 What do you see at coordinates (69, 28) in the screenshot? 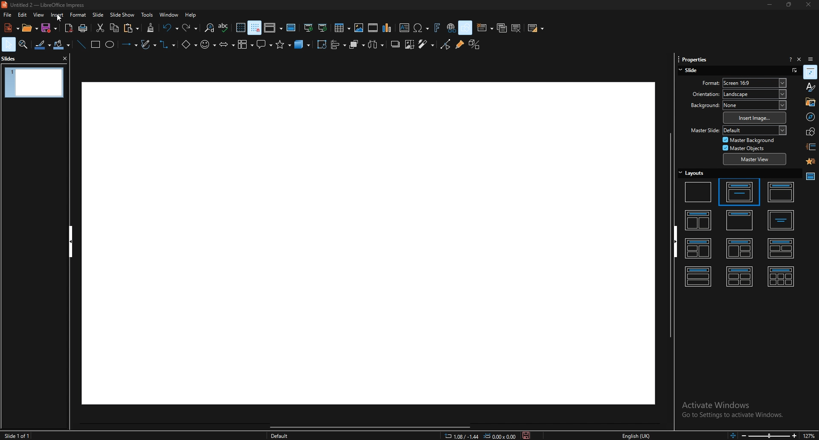
I see `export as pdf` at bounding box center [69, 28].